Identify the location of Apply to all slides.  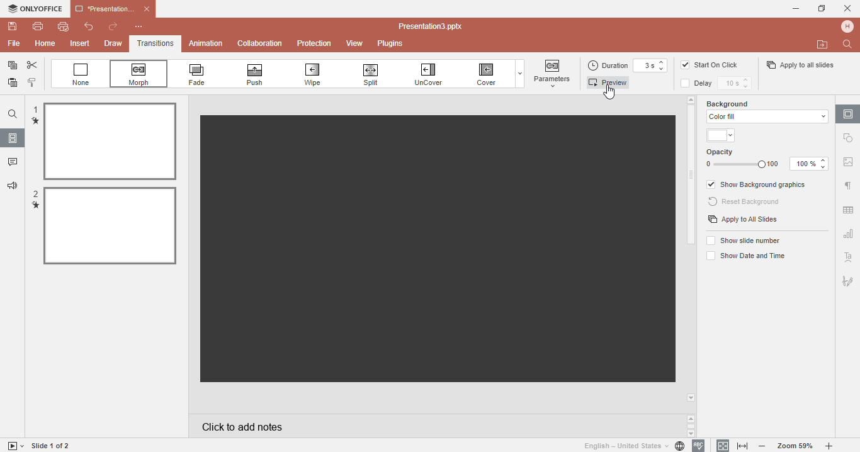
(800, 65).